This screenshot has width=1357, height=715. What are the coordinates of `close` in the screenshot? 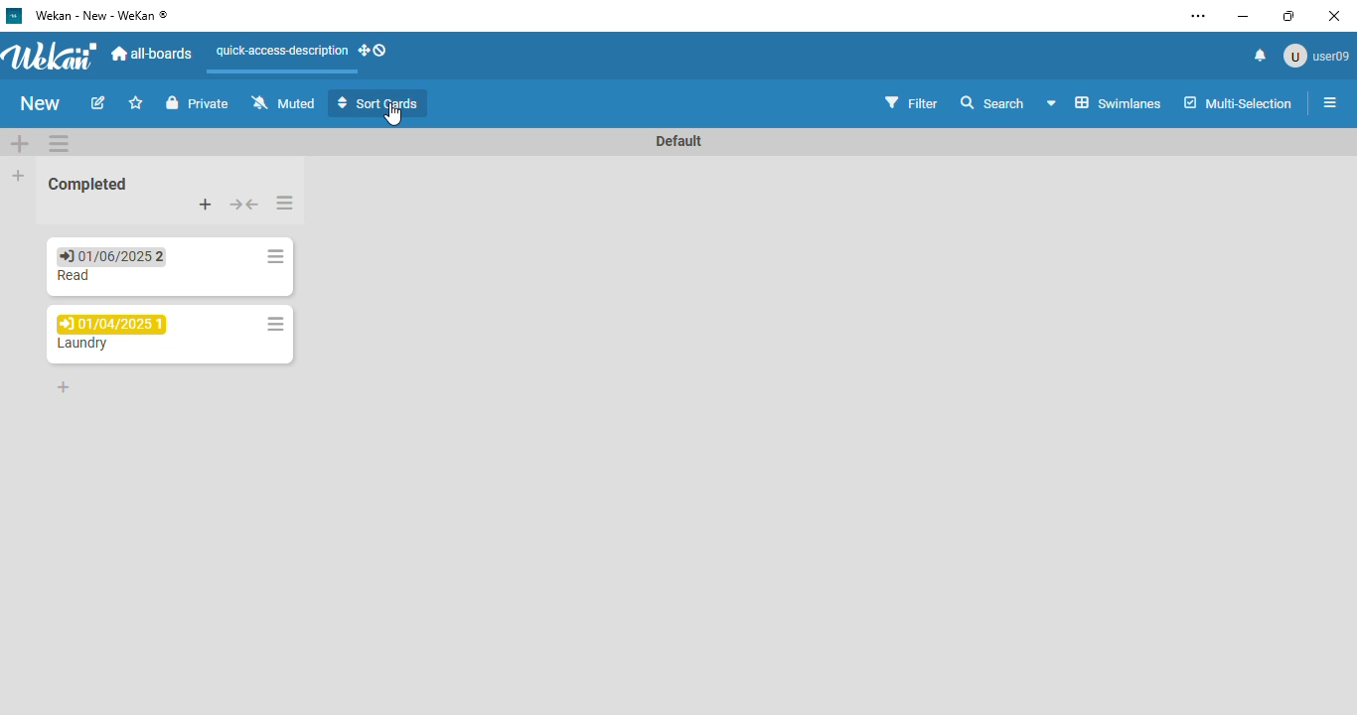 It's located at (1334, 16).